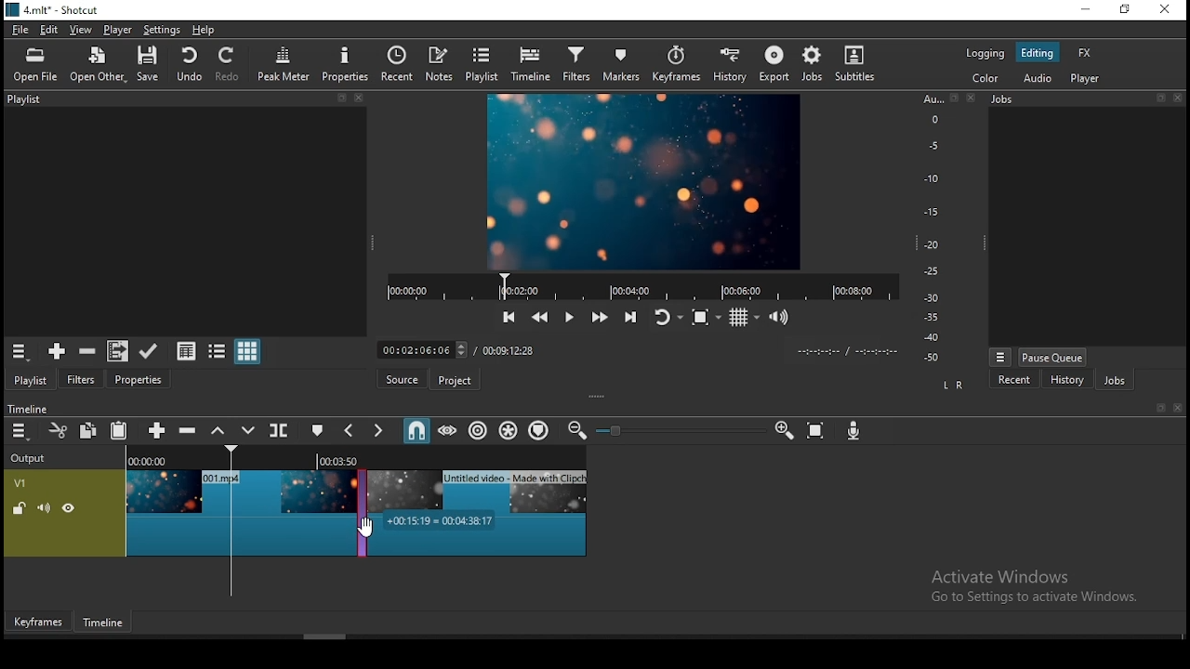  Describe the element at coordinates (732, 64) in the screenshot. I see `history` at that location.